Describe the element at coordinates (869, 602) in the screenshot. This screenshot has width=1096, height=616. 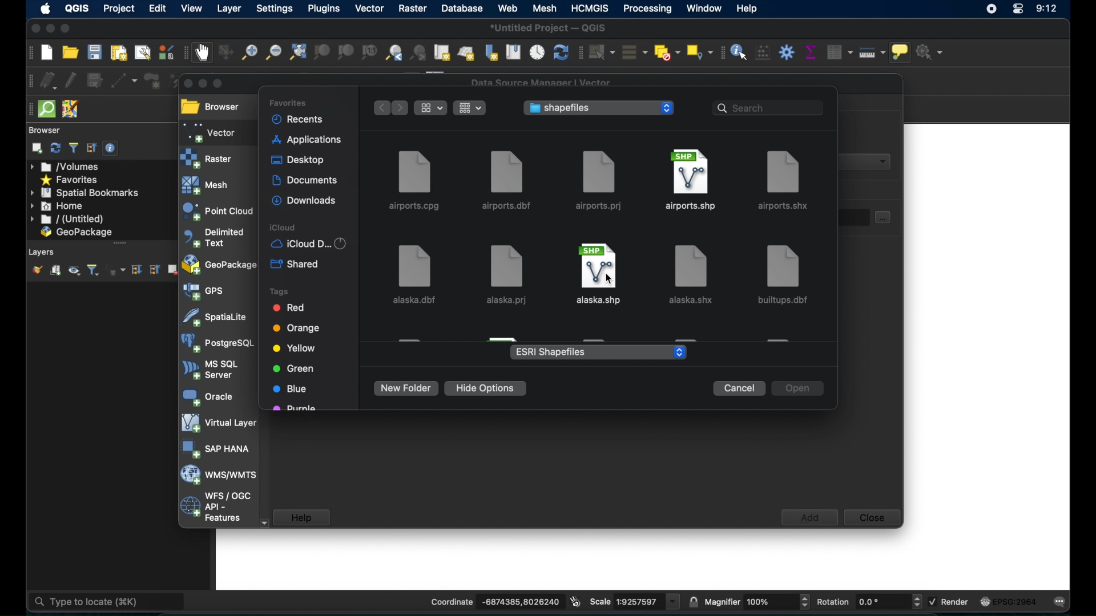
I see `rotation` at that location.